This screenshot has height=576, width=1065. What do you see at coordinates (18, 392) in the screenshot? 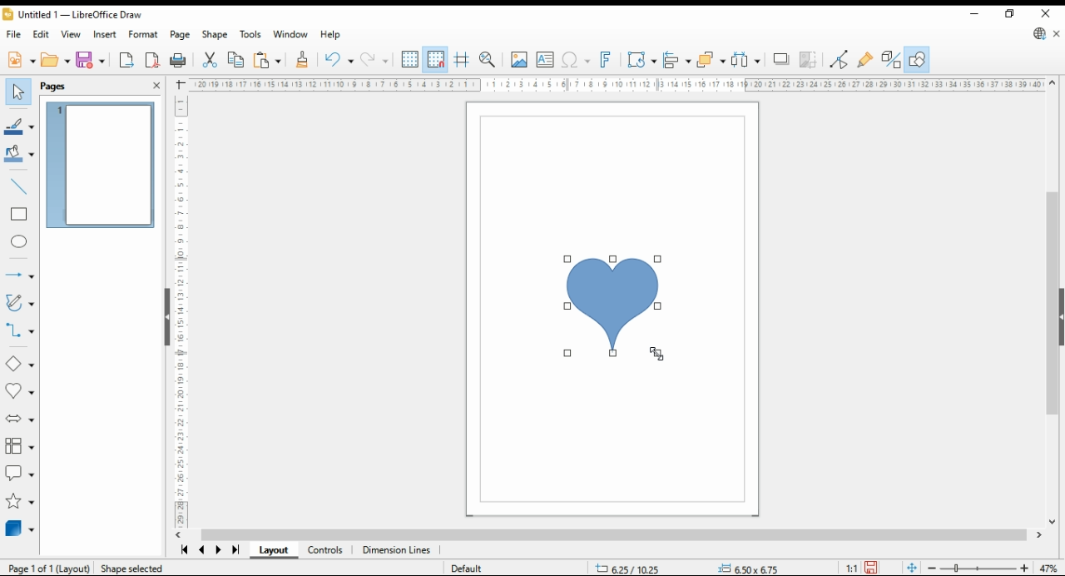
I see `symbol shapes` at bounding box center [18, 392].